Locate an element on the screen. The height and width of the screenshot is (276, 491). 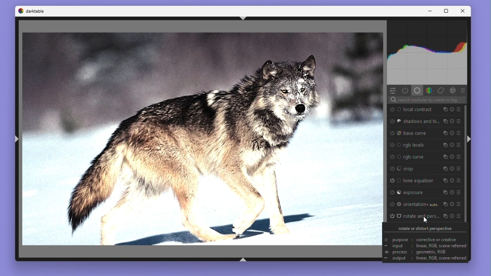
Effect is located at coordinates (455, 90).